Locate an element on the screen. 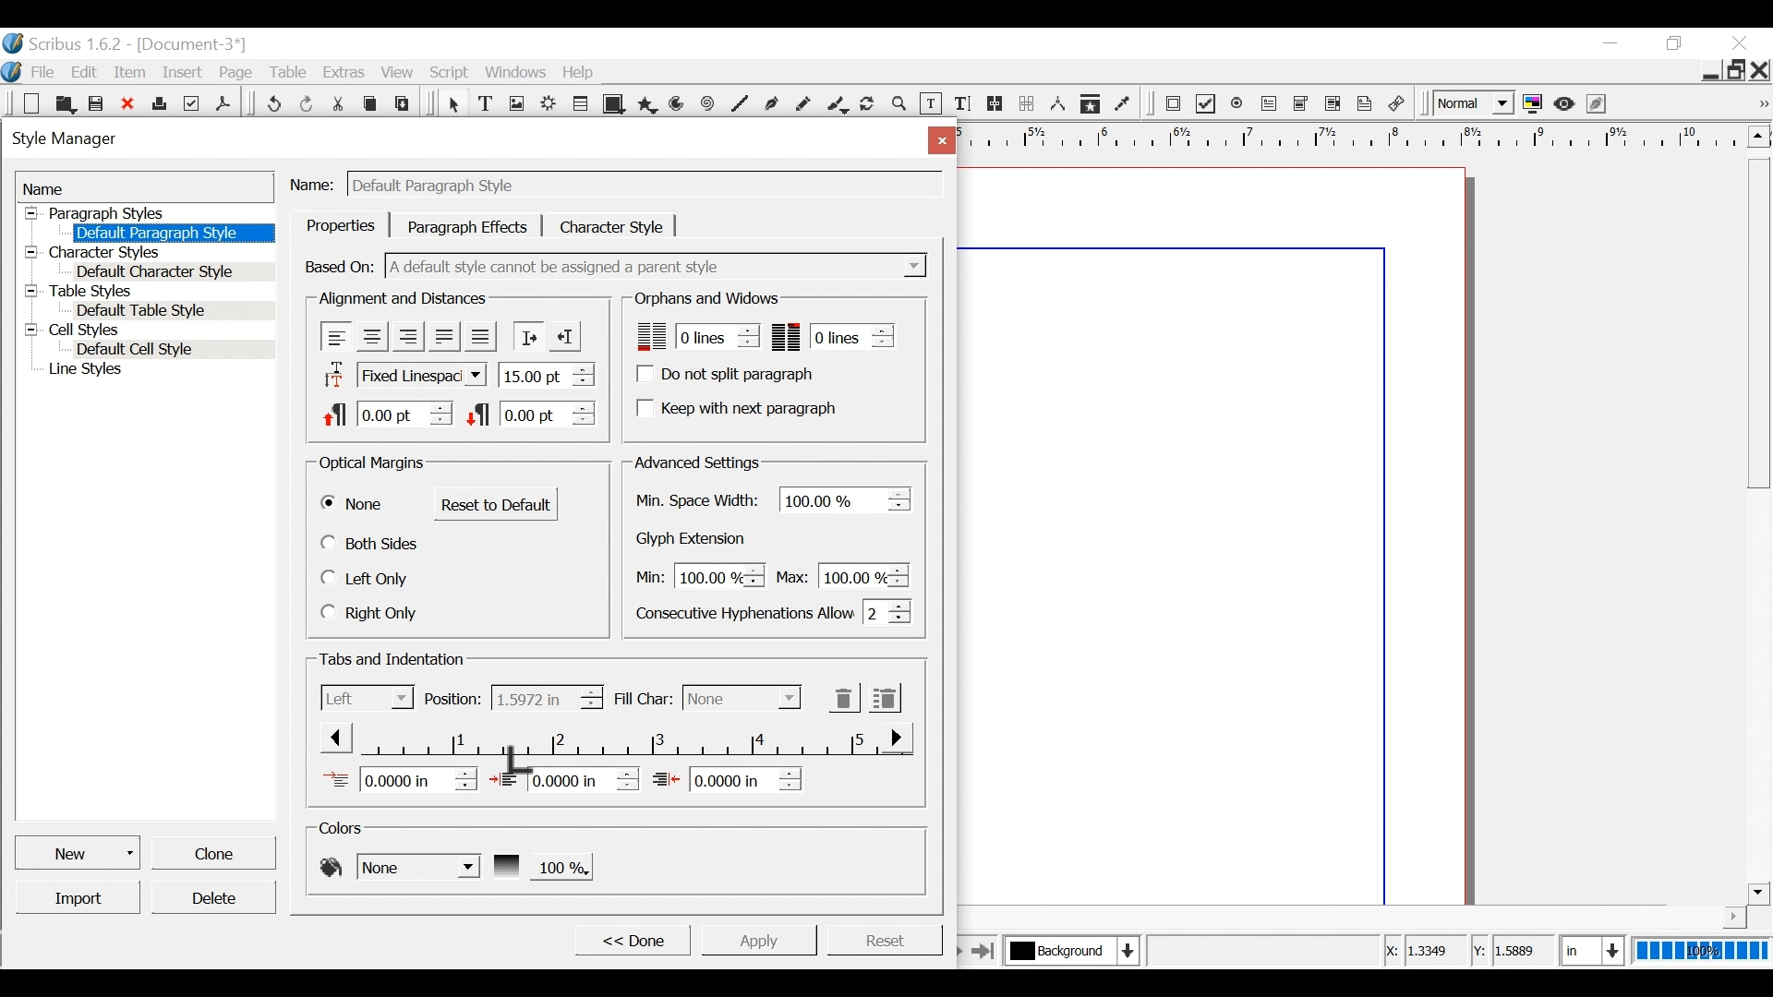 This screenshot has height=997, width=1773. PDF List Box is located at coordinates (1333, 103).